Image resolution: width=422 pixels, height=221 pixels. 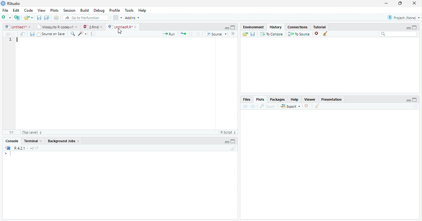 I want to click on Session, so click(x=69, y=10).